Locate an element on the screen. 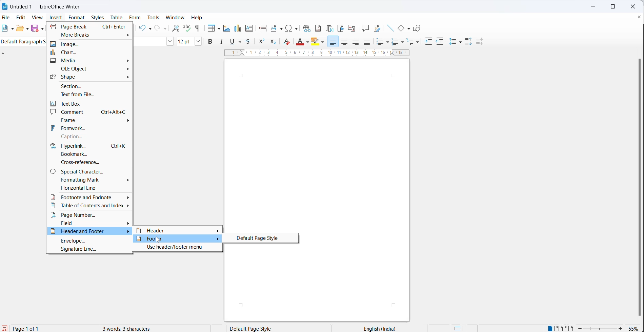 The height and width of the screenshot is (332, 644). table is located at coordinates (117, 17).